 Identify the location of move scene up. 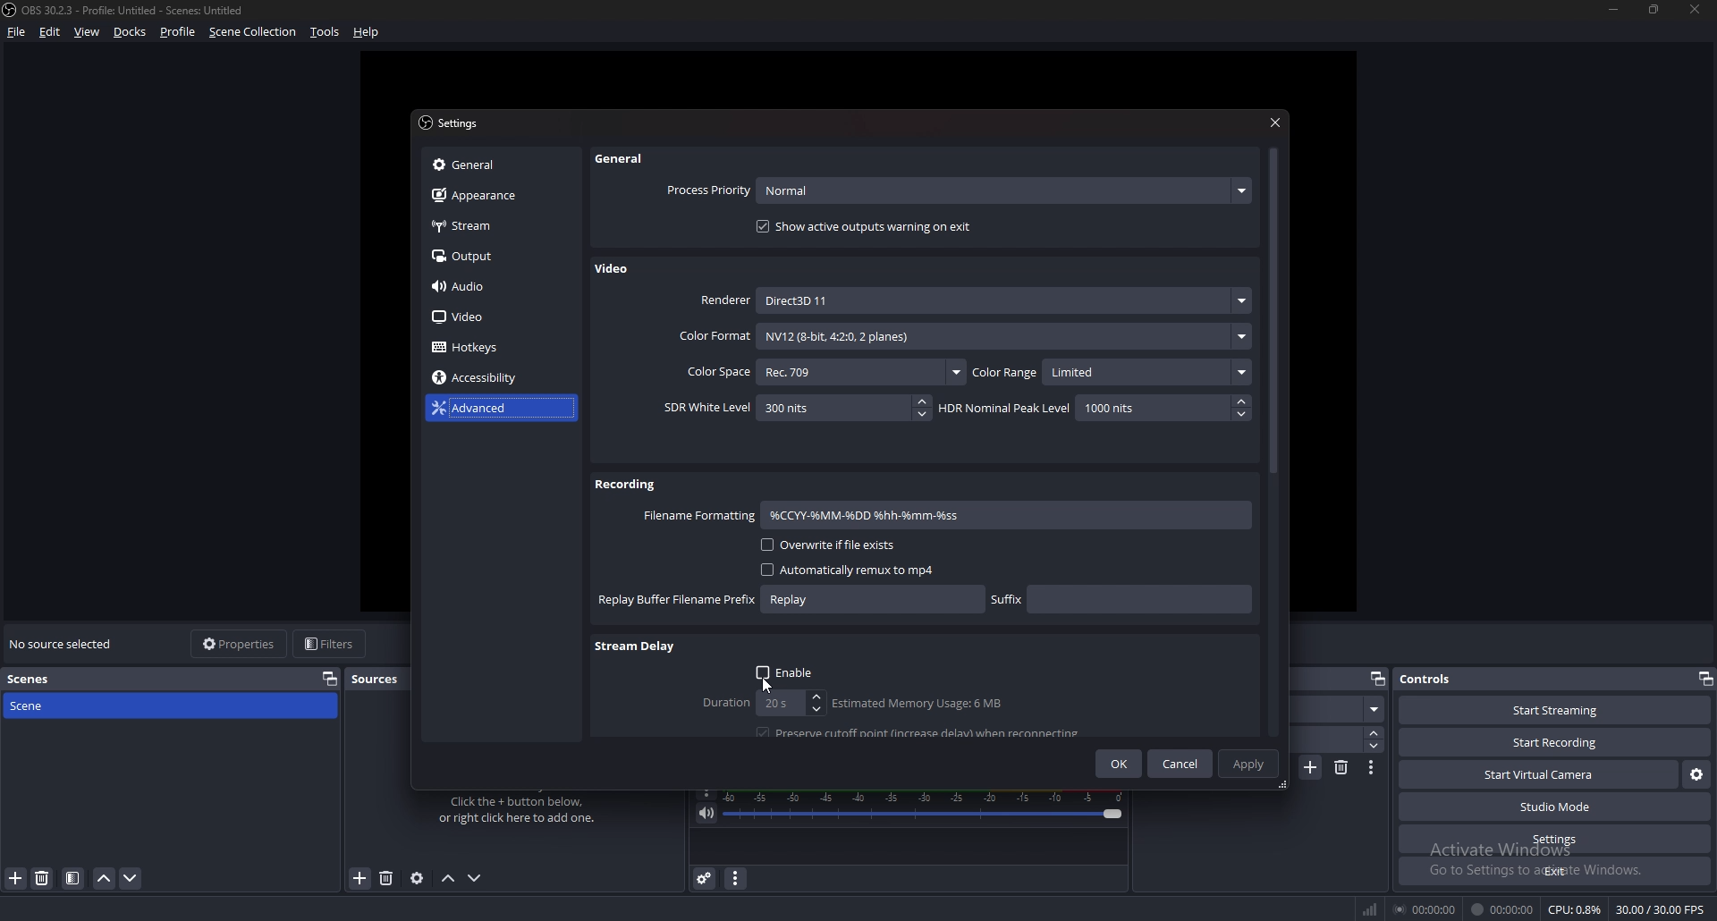
(106, 880).